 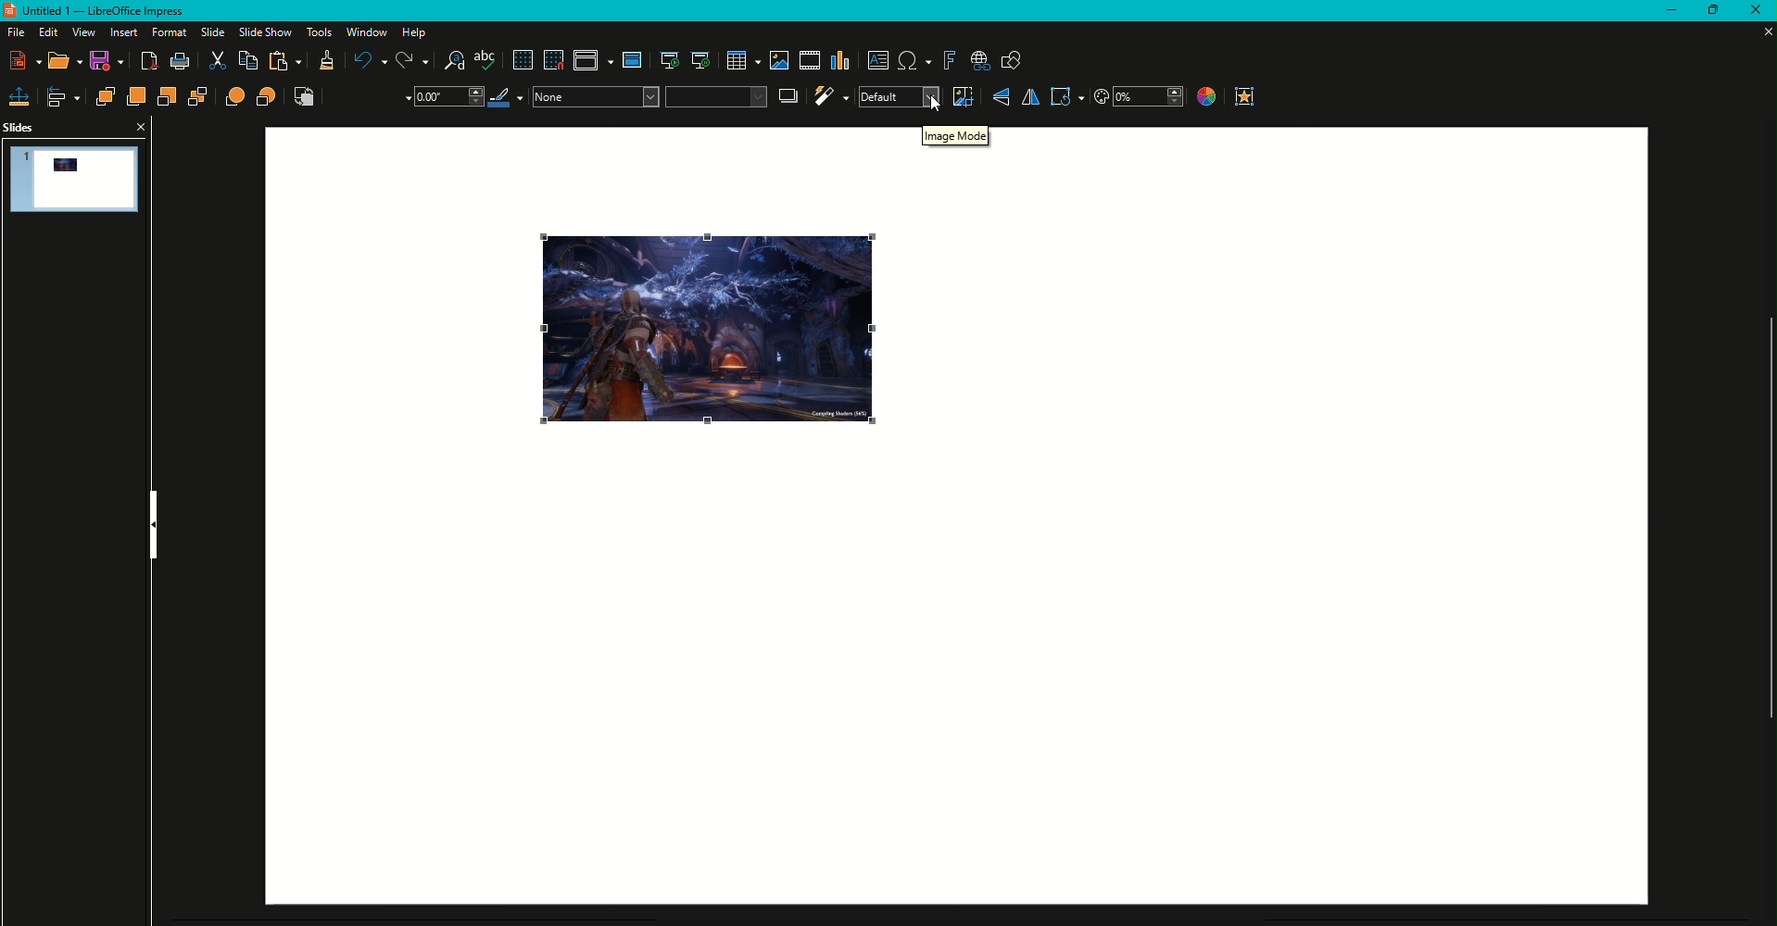 I want to click on New, so click(x=27, y=60).